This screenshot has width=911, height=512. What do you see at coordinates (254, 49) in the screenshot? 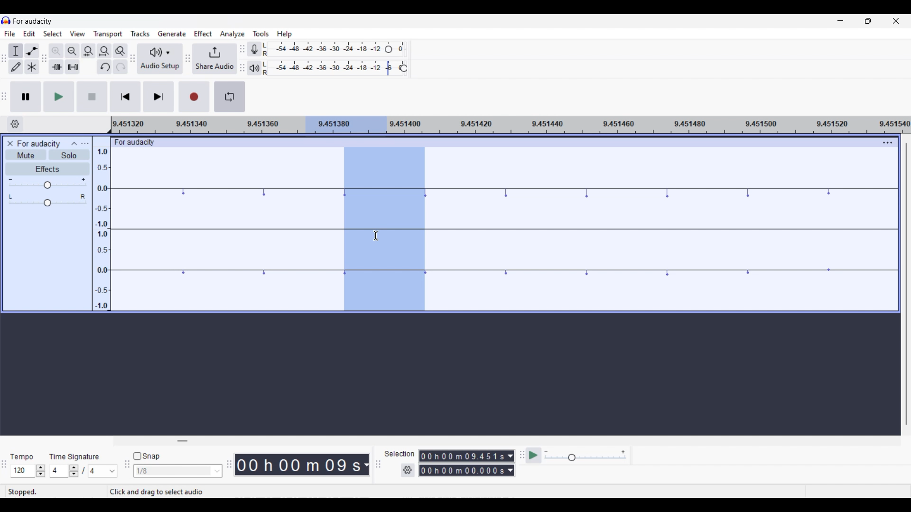
I see `Record meter` at bounding box center [254, 49].